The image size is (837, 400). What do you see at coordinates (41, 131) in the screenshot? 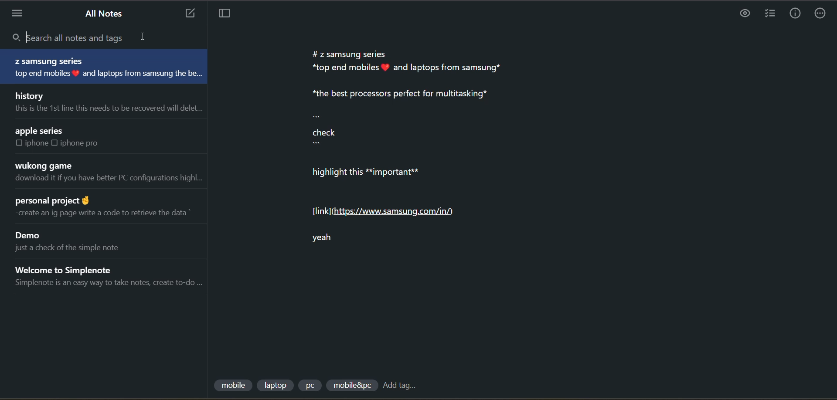
I see `apple series` at bounding box center [41, 131].